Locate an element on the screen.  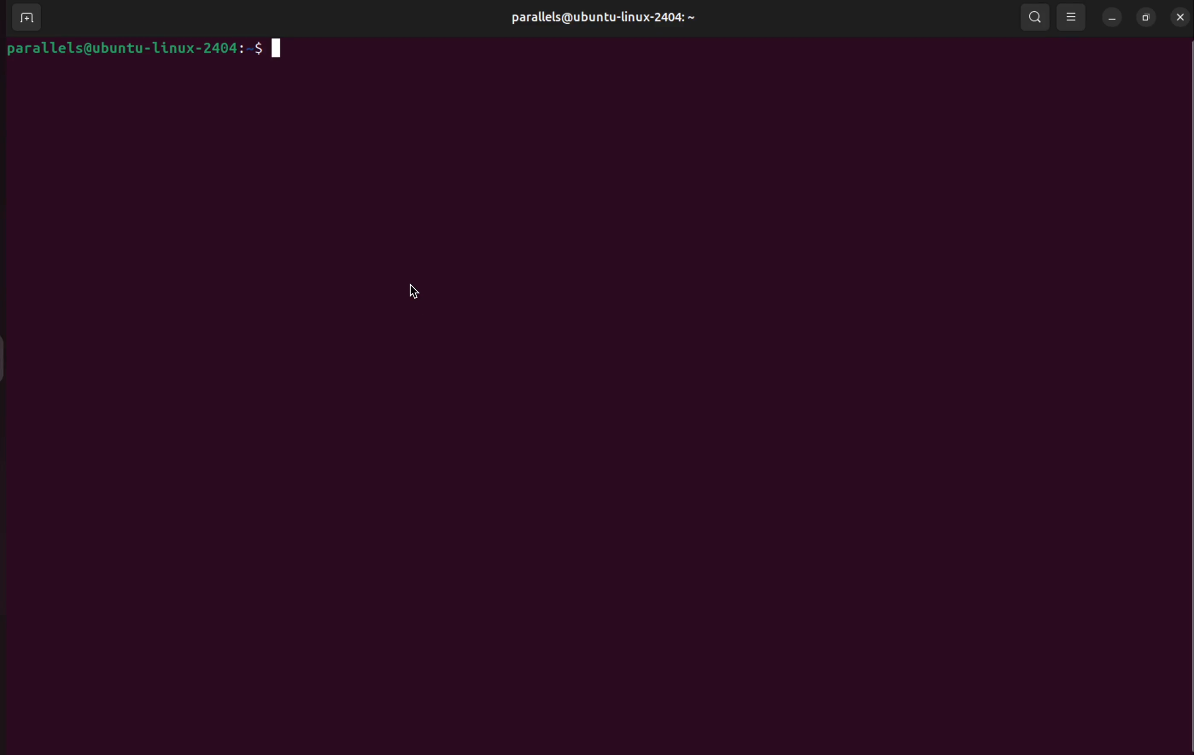
close is located at coordinates (1179, 17).